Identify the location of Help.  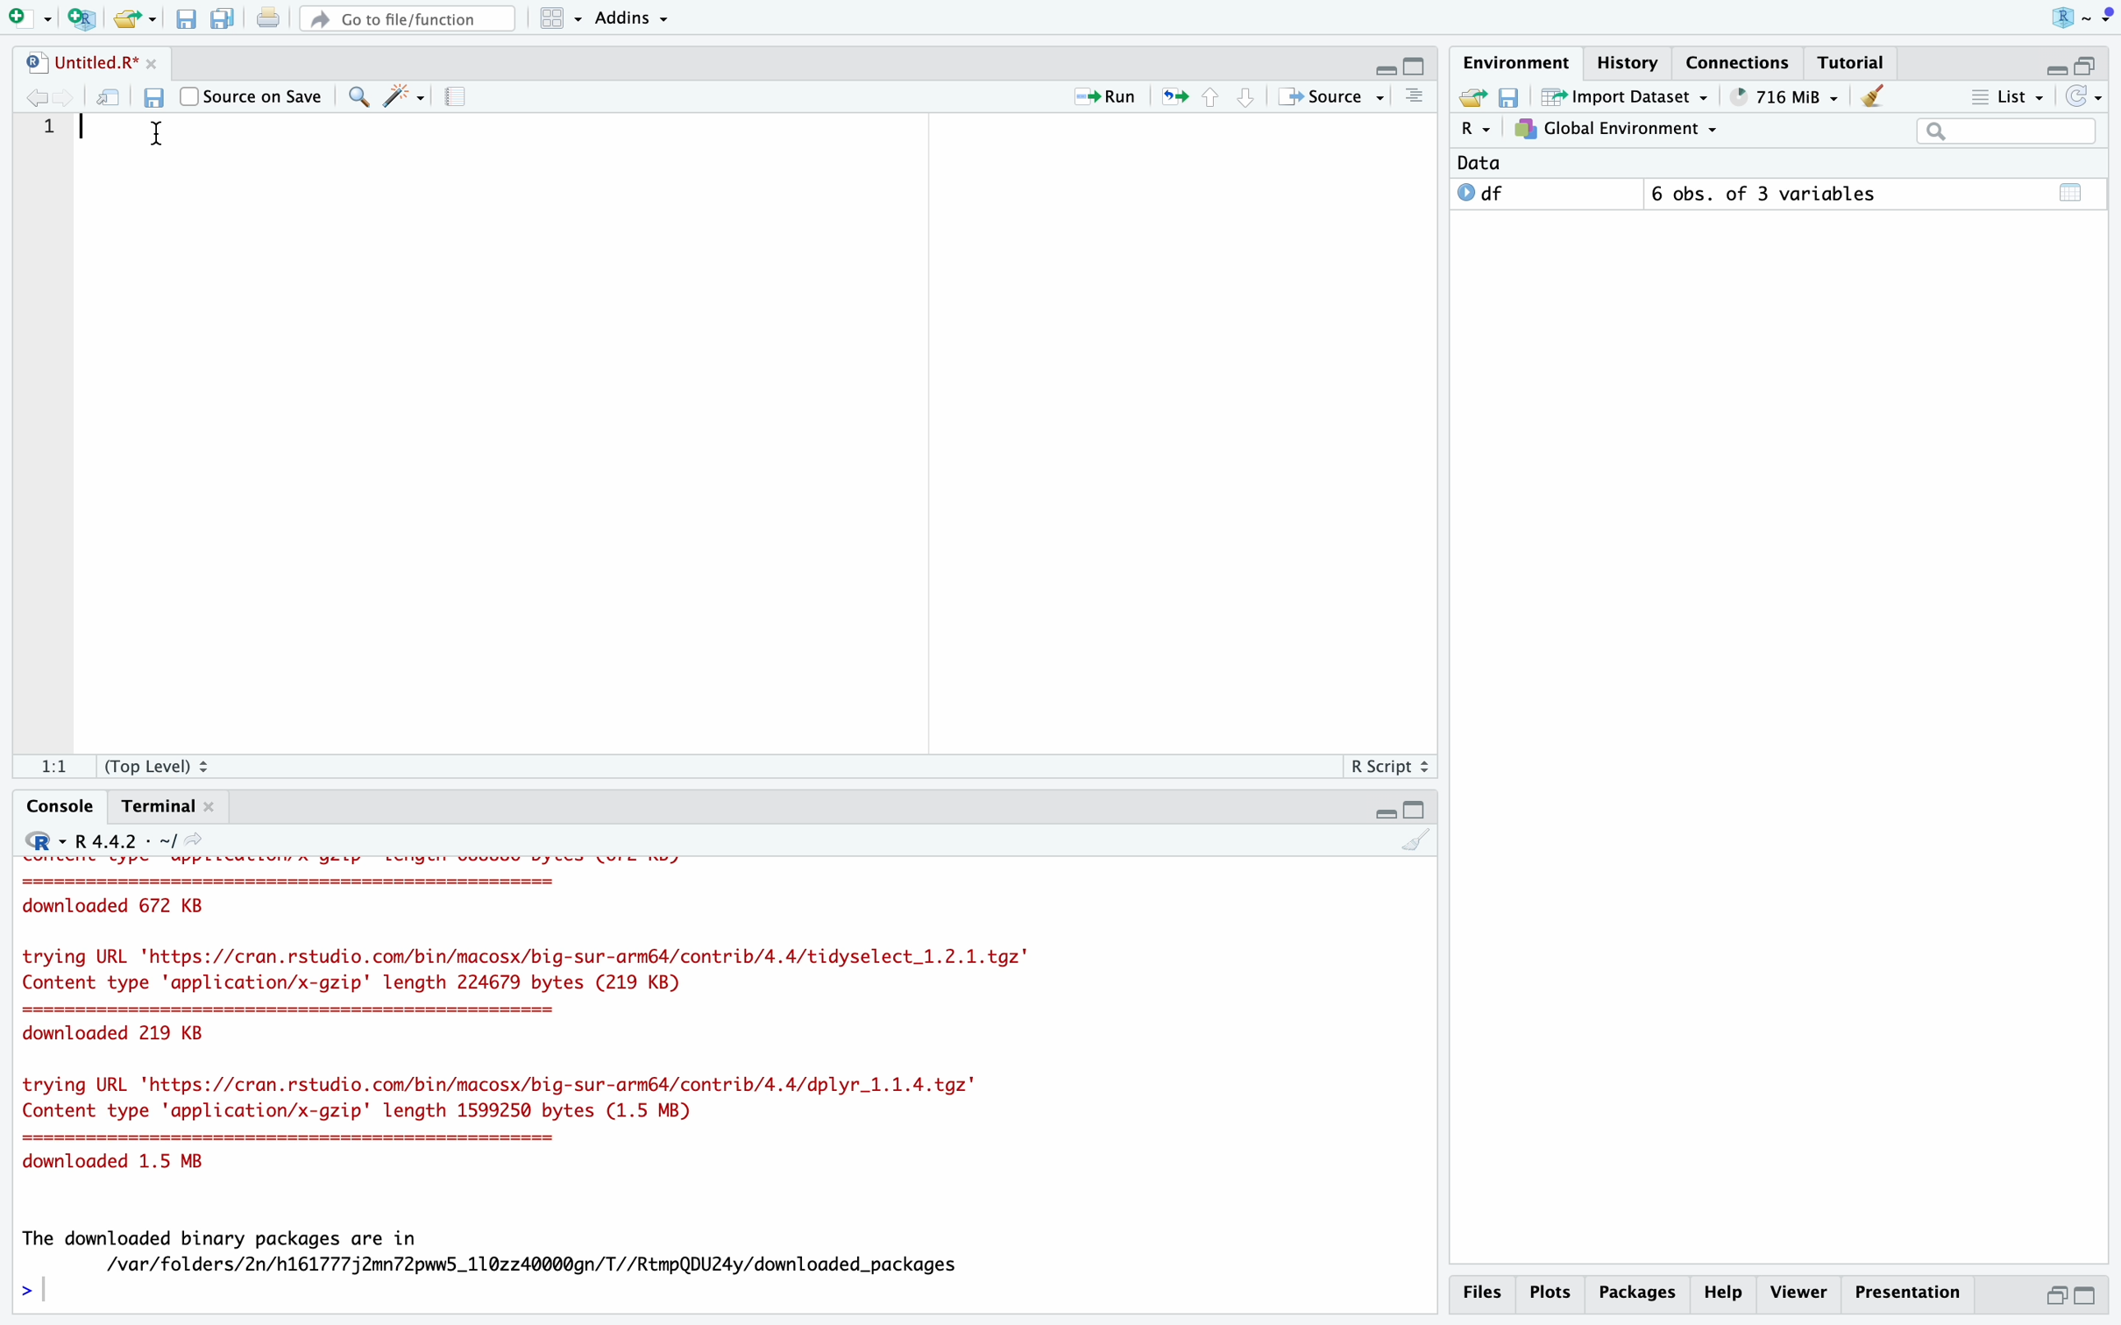
(1725, 1293).